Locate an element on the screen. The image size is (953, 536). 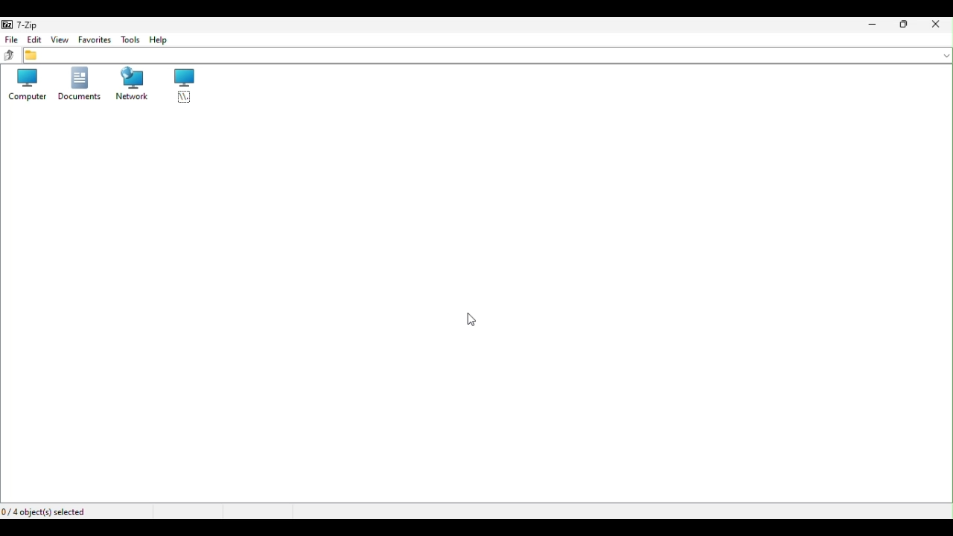
Edit is located at coordinates (32, 39).